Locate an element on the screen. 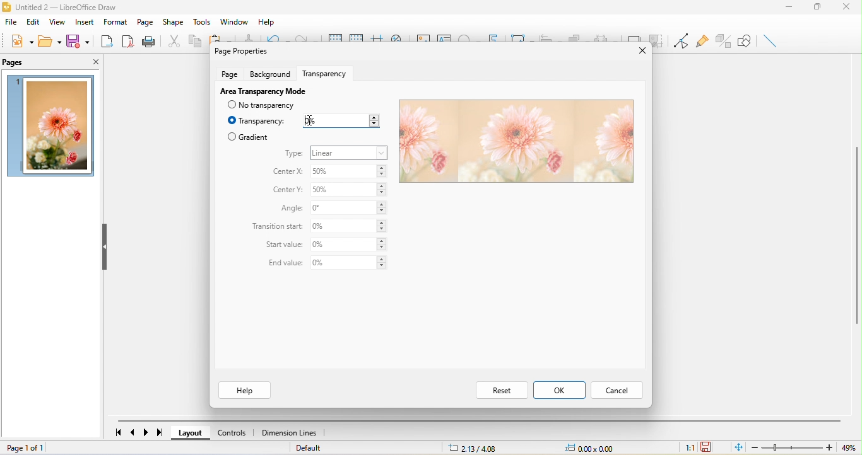 Image resolution: width=862 pixels, height=455 pixels. fit to the current window is located at coordinates (740, 447).